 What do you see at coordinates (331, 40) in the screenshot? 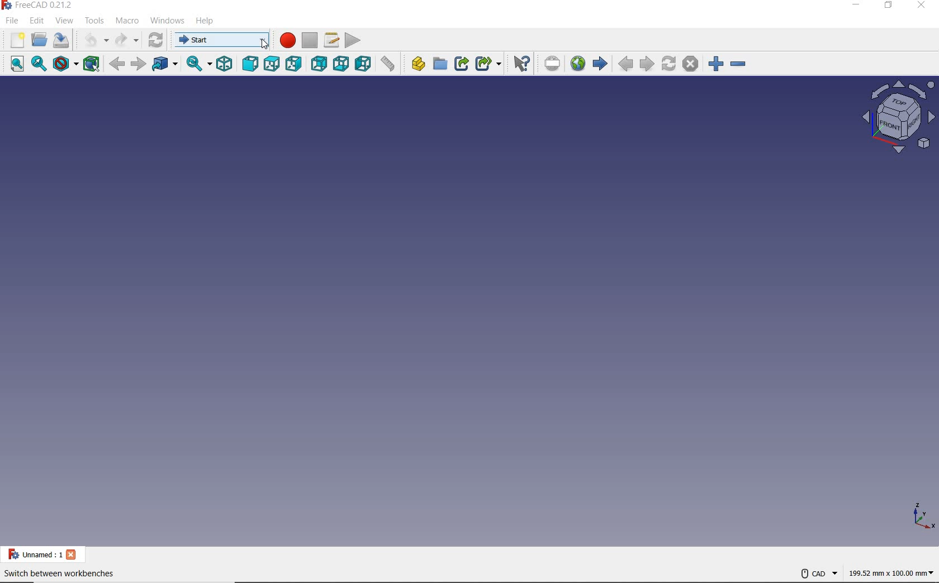
I see `MACROS` at bounding box center [331, 40].